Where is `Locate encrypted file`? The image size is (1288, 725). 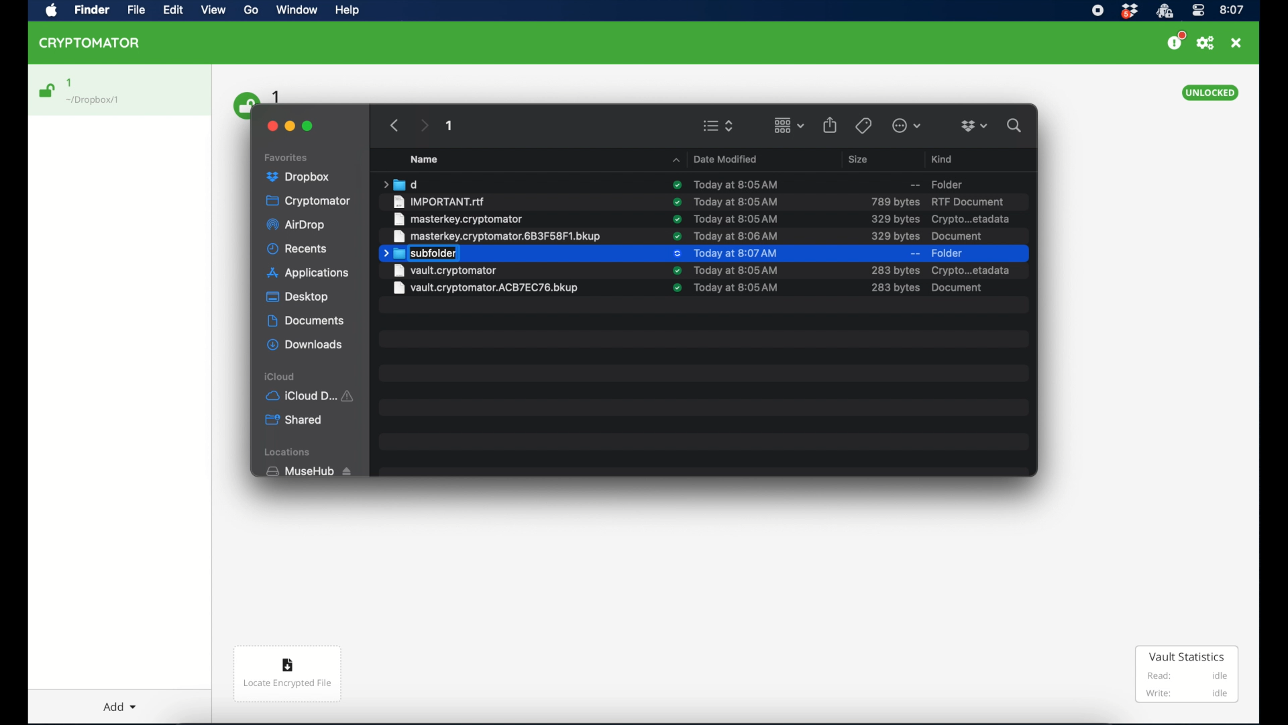 Locate encrypted file is located at coordinates (288, 676).